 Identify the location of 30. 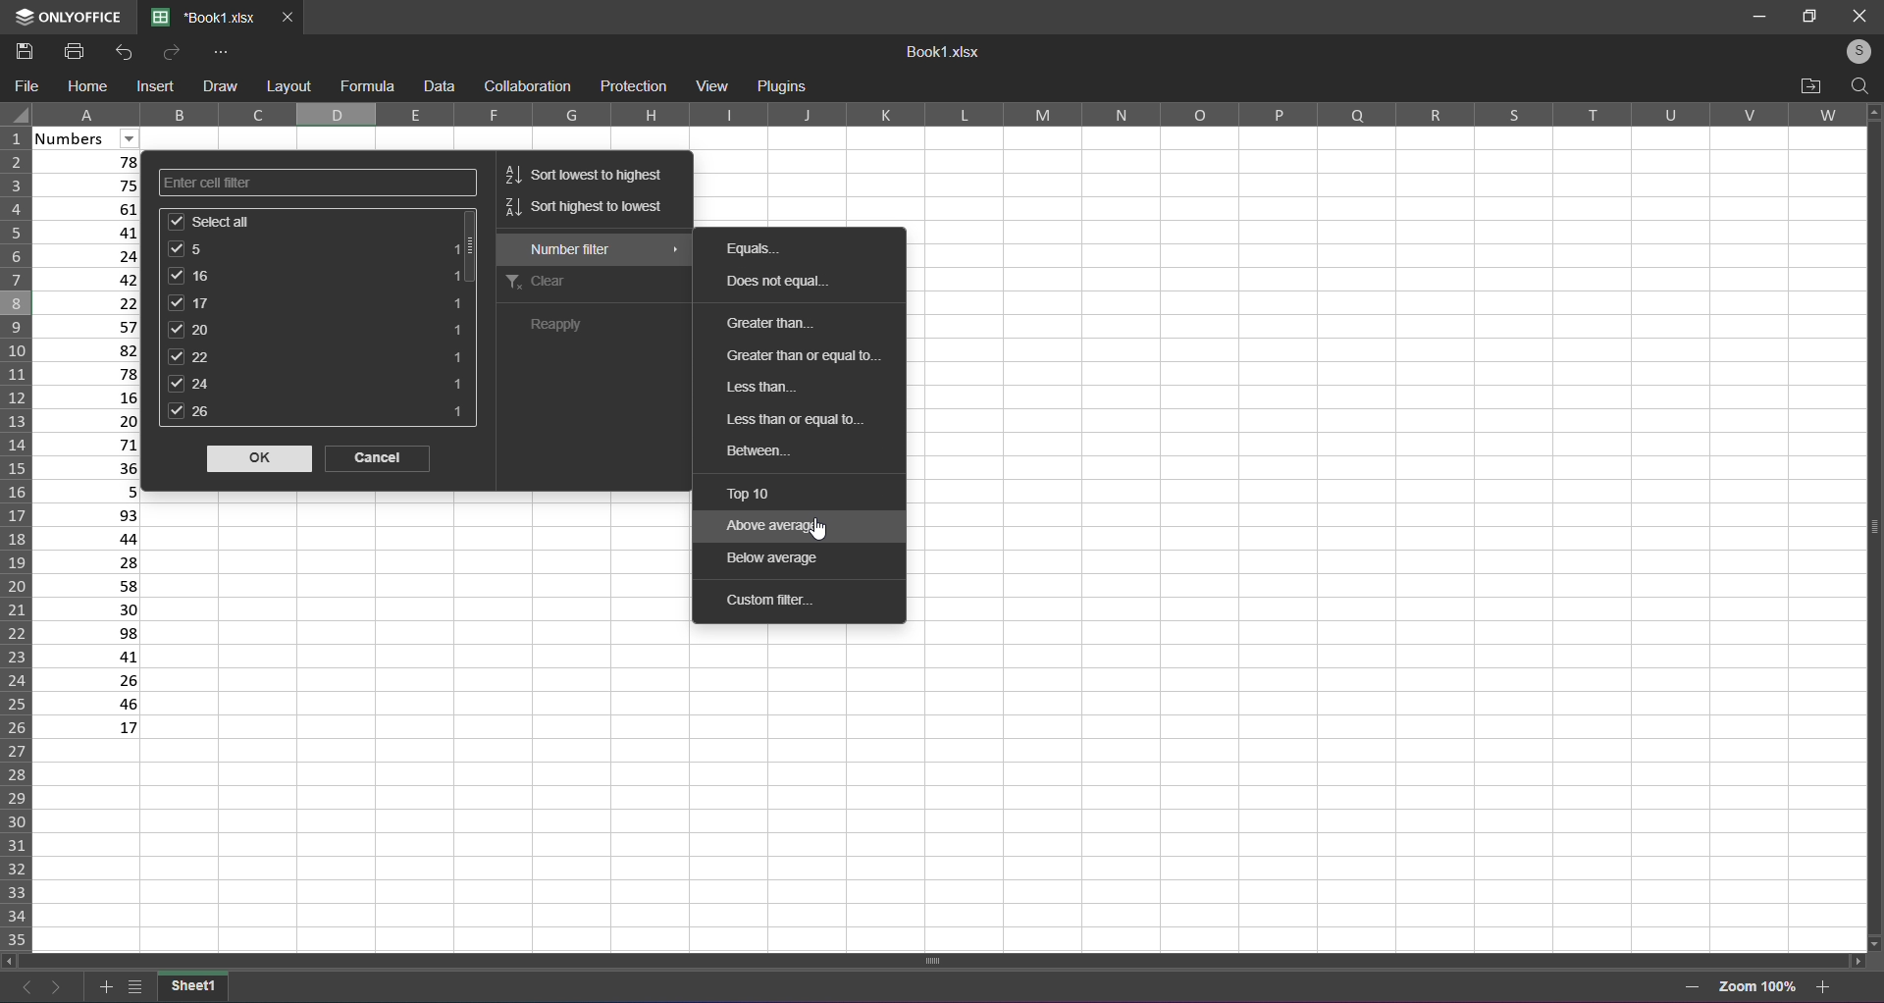
(86, 609).